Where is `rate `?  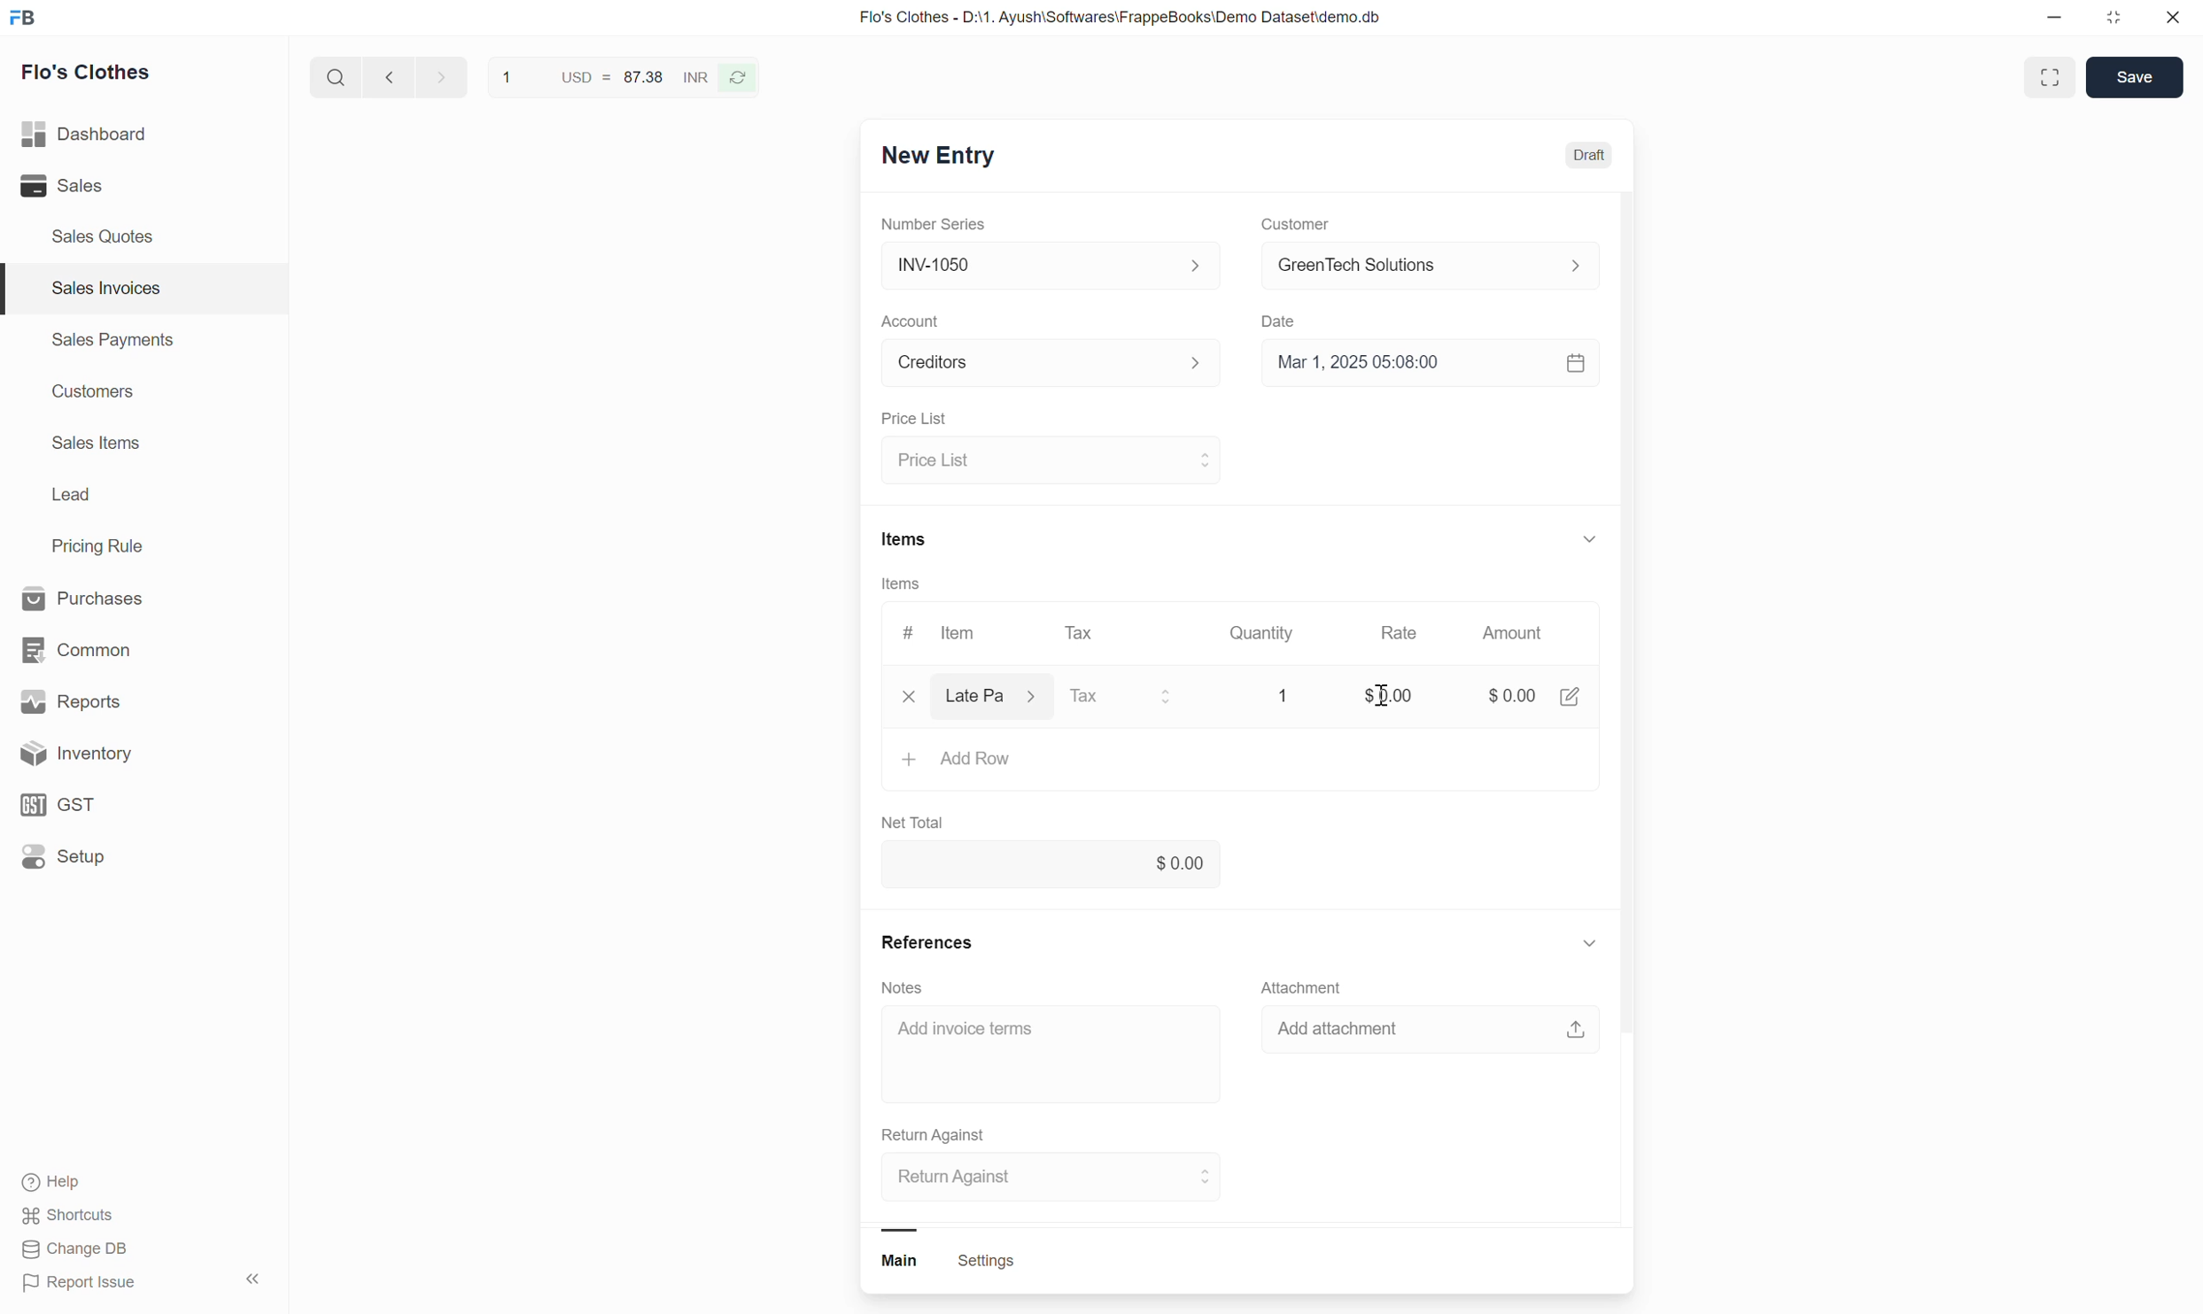 rate  is located at coordinates (1382, 694).